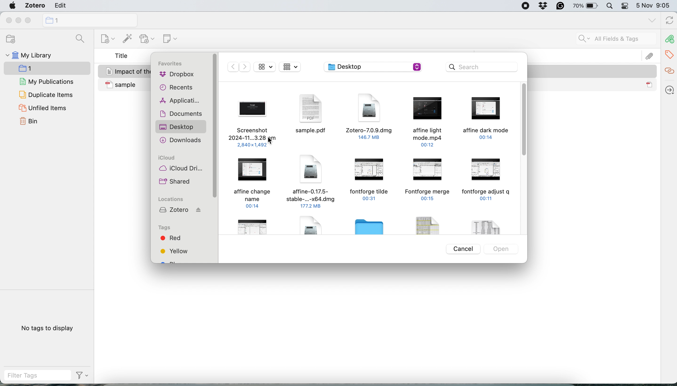  What do you see at coordinates (89, 20) in the screenshot?
I see `new collection` at bounding box center [89, 20].